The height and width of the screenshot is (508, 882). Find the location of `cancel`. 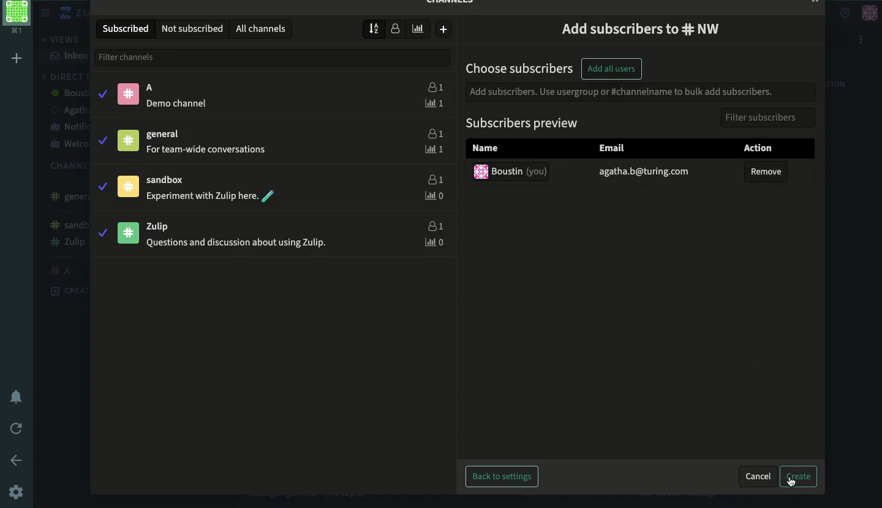

cancel is located at coordinates (760, 478).